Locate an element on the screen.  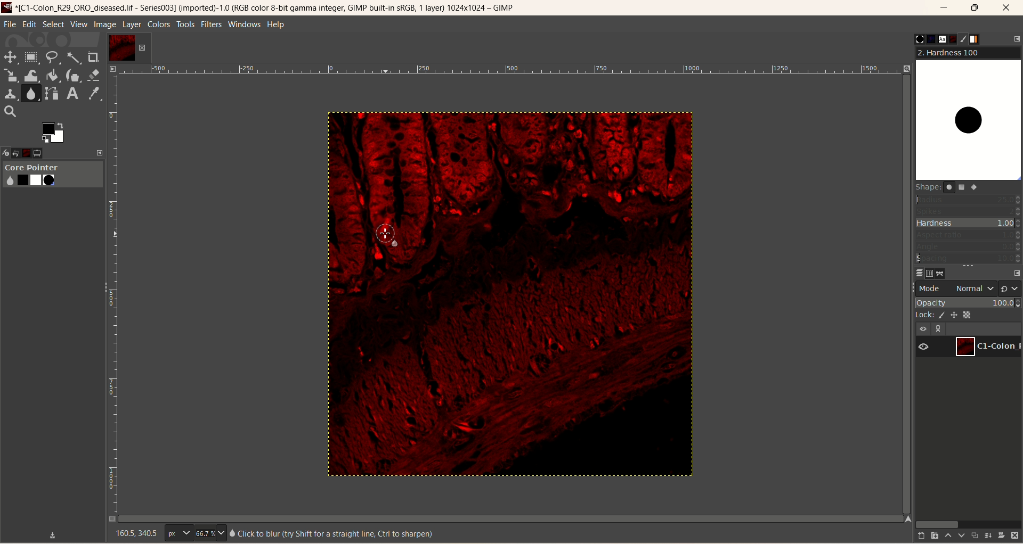
brushes is located at coordinates (912, 39).